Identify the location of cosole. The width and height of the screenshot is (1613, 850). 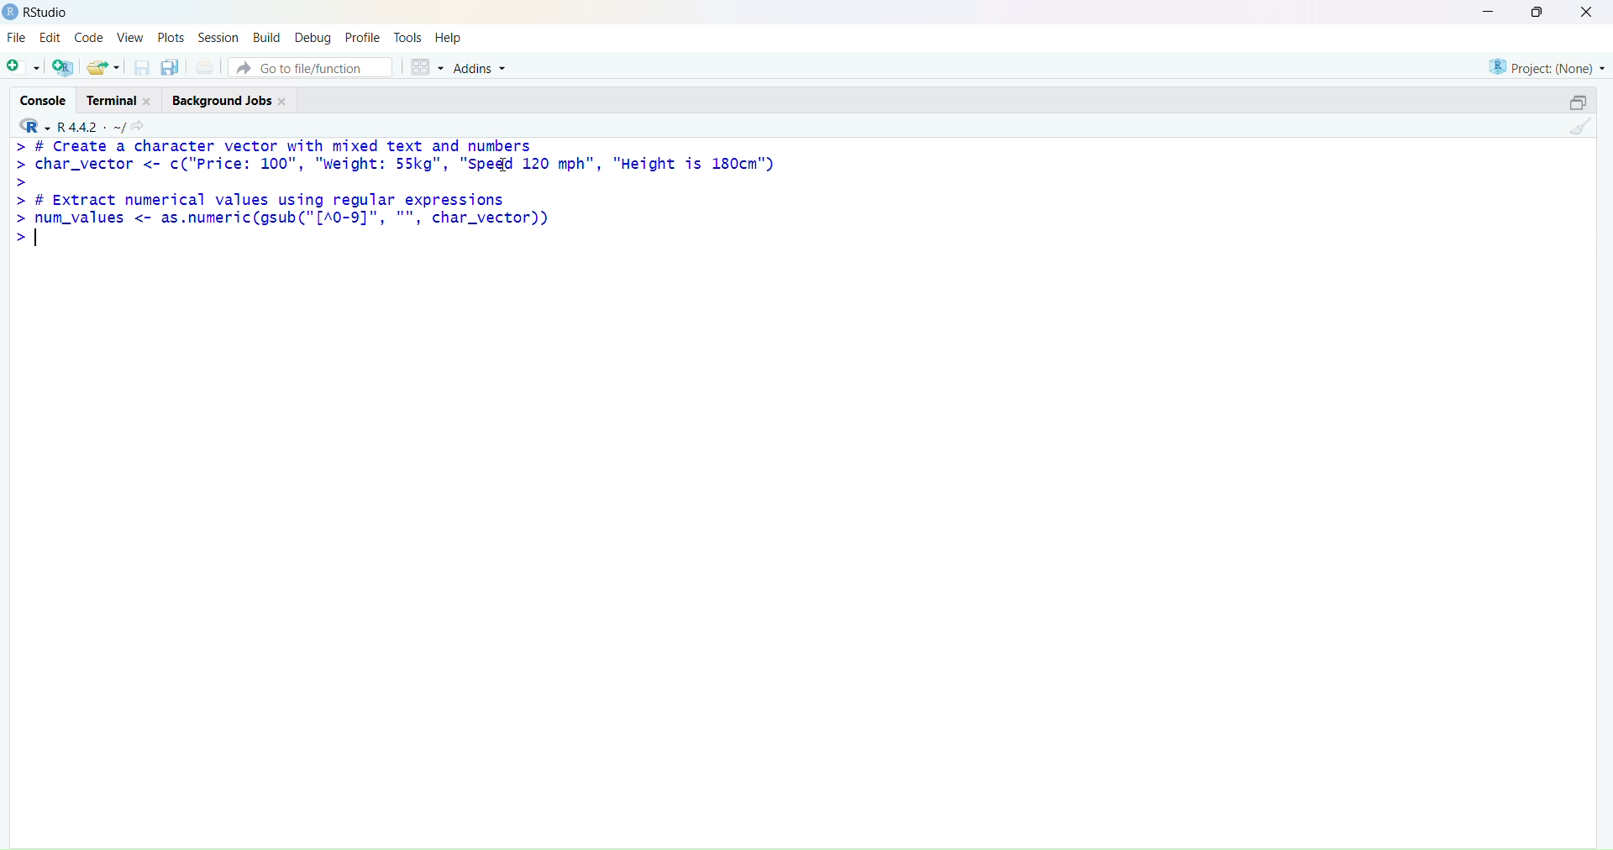
(44, 101).